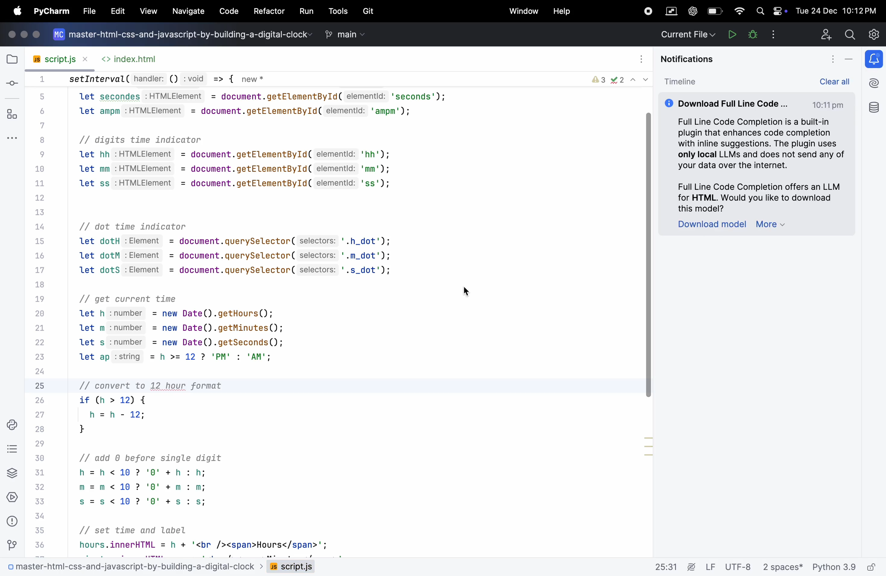 Image resolution: width=886 pixels, height=576 pixels. What do you see at coordinates (12, 82) in the screenshot?
I see `commit` at bounding box center [12, 82].